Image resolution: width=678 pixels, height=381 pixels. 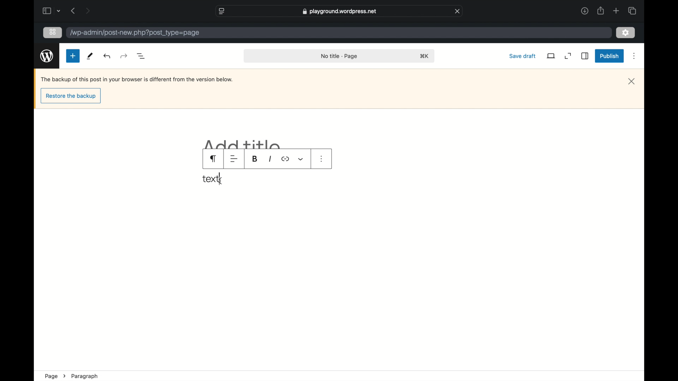 I want to click on next icon, so click(x=64, y=376).